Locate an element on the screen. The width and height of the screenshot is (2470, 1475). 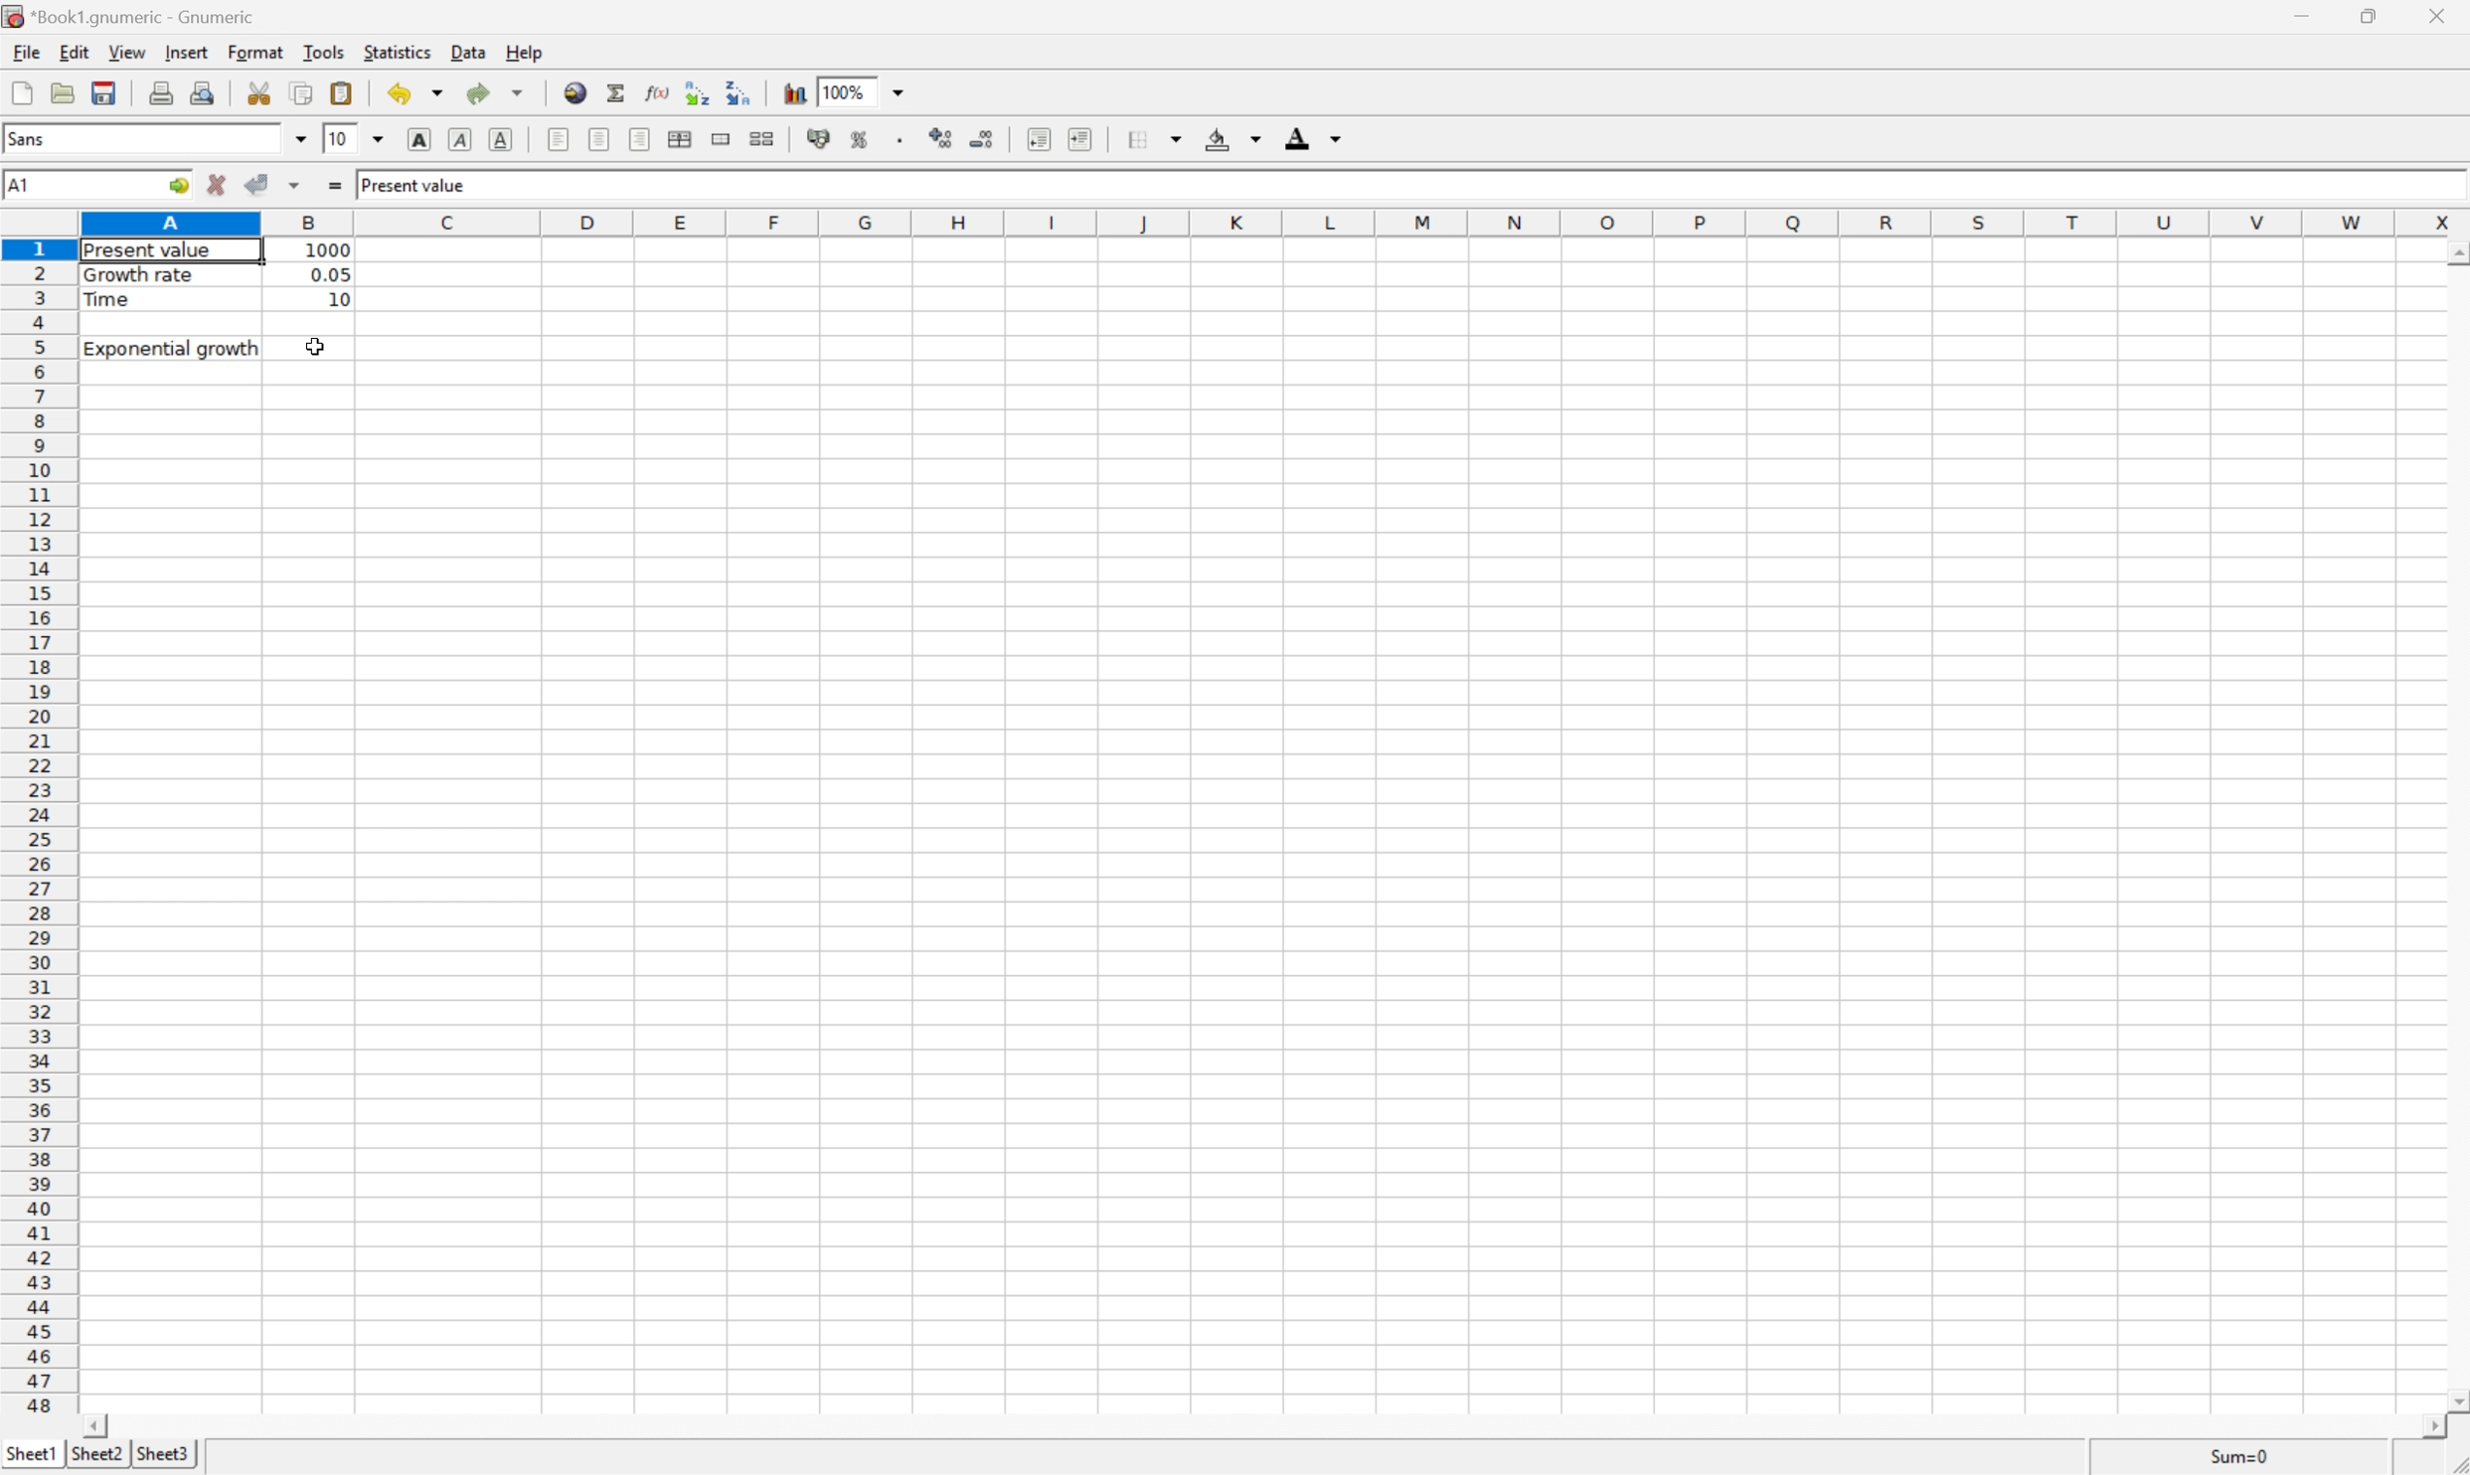
Restore Down is located at coordinates (2375, 15).